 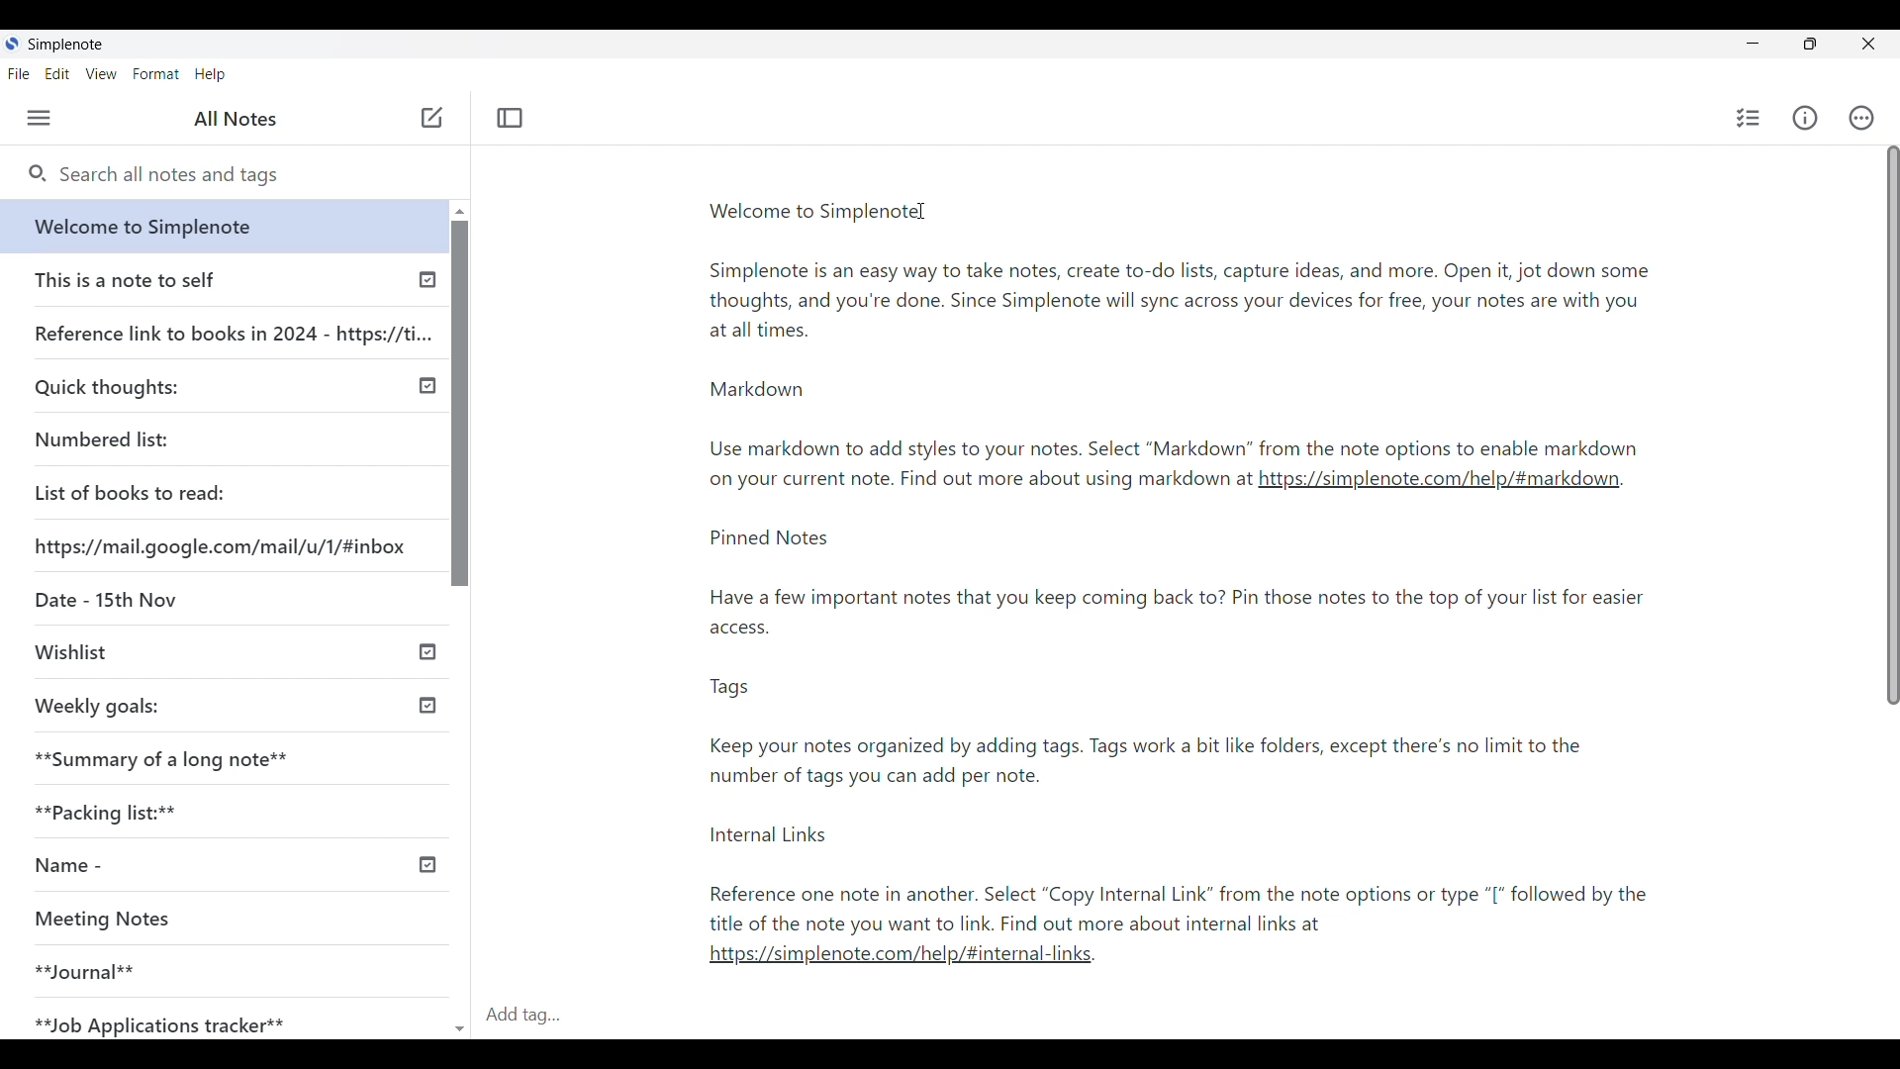 What do you see at coordinates (427, 284) in the screenshot?
I see `Check icon indicates published notes` at bounding box center [427, 284].